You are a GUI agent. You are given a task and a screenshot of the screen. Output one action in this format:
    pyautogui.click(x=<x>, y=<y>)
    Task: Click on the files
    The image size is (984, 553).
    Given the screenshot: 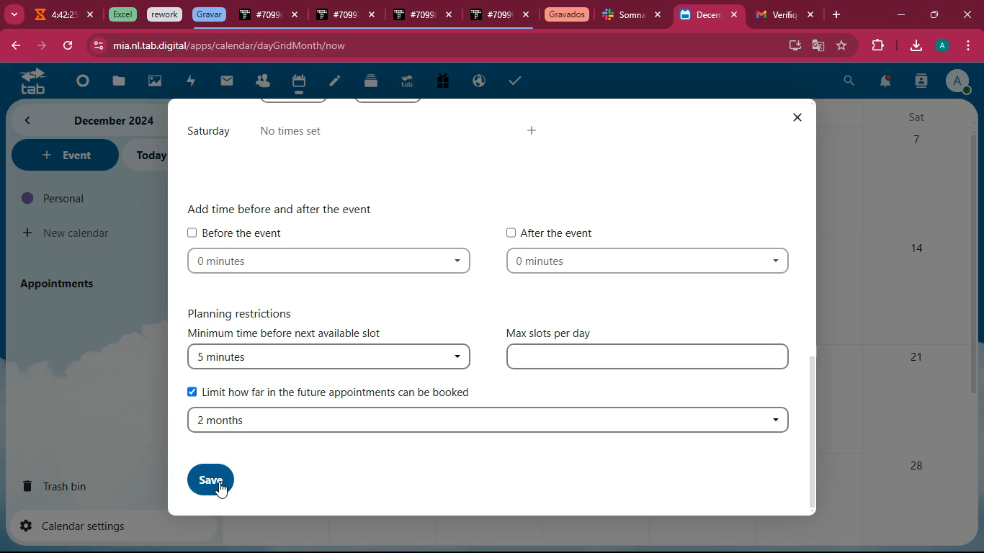 What is the action you would take?
    pyautogui.click(x=116, y=82)
    